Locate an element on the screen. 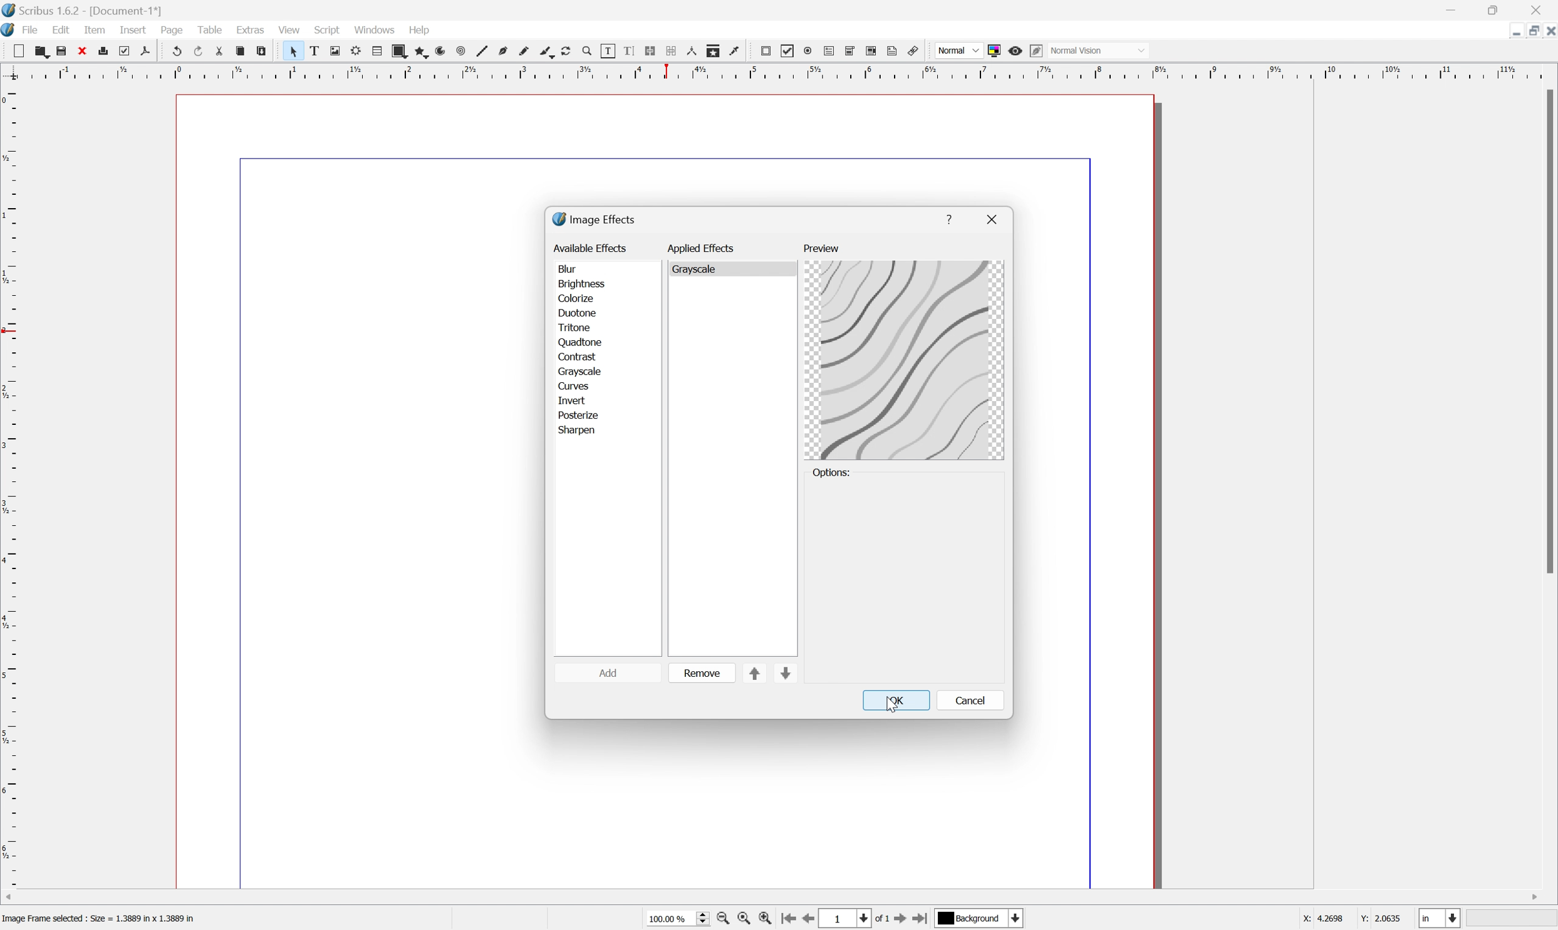 The image size is (1558, 930). Freehand line is located at coordinates (528, 53).